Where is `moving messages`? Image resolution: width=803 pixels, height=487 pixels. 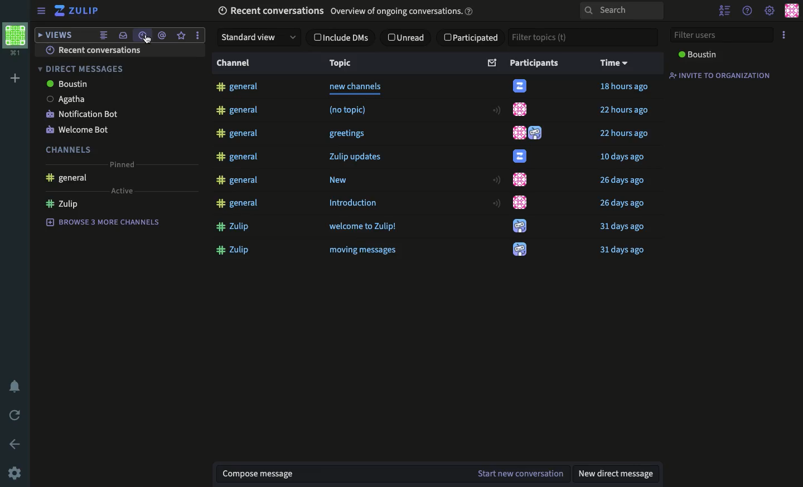 moving messages is located at coordinates (365, 251).